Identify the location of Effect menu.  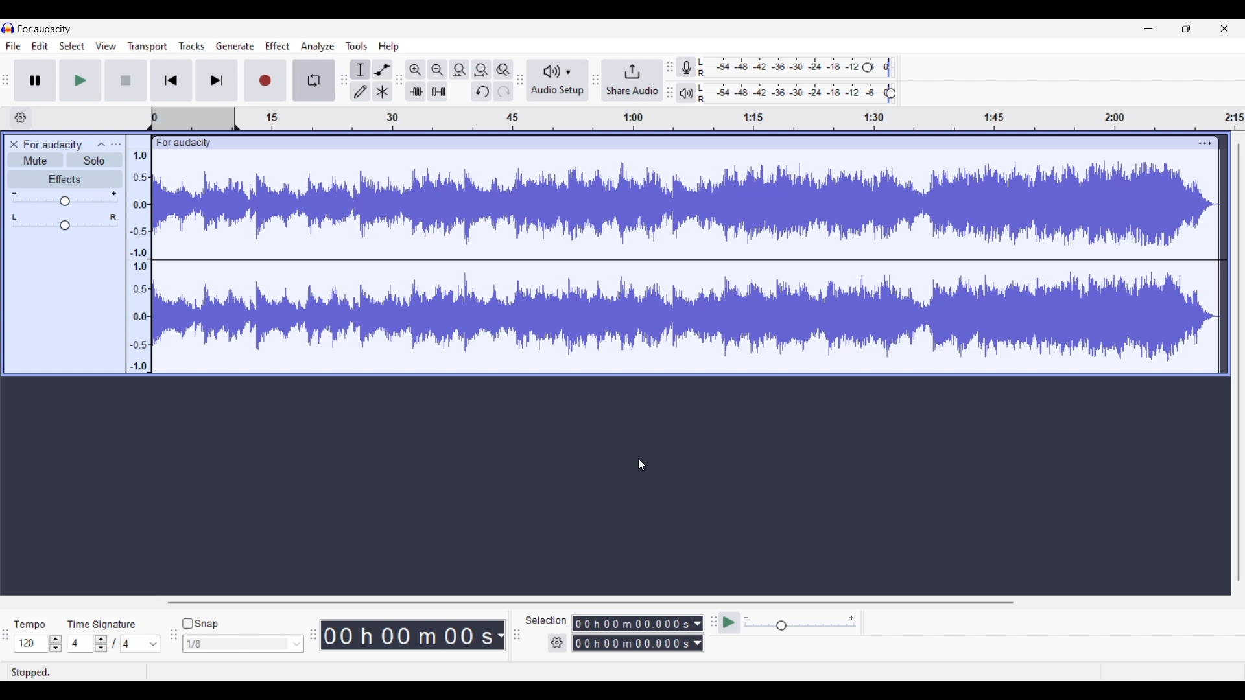
(278, 46).